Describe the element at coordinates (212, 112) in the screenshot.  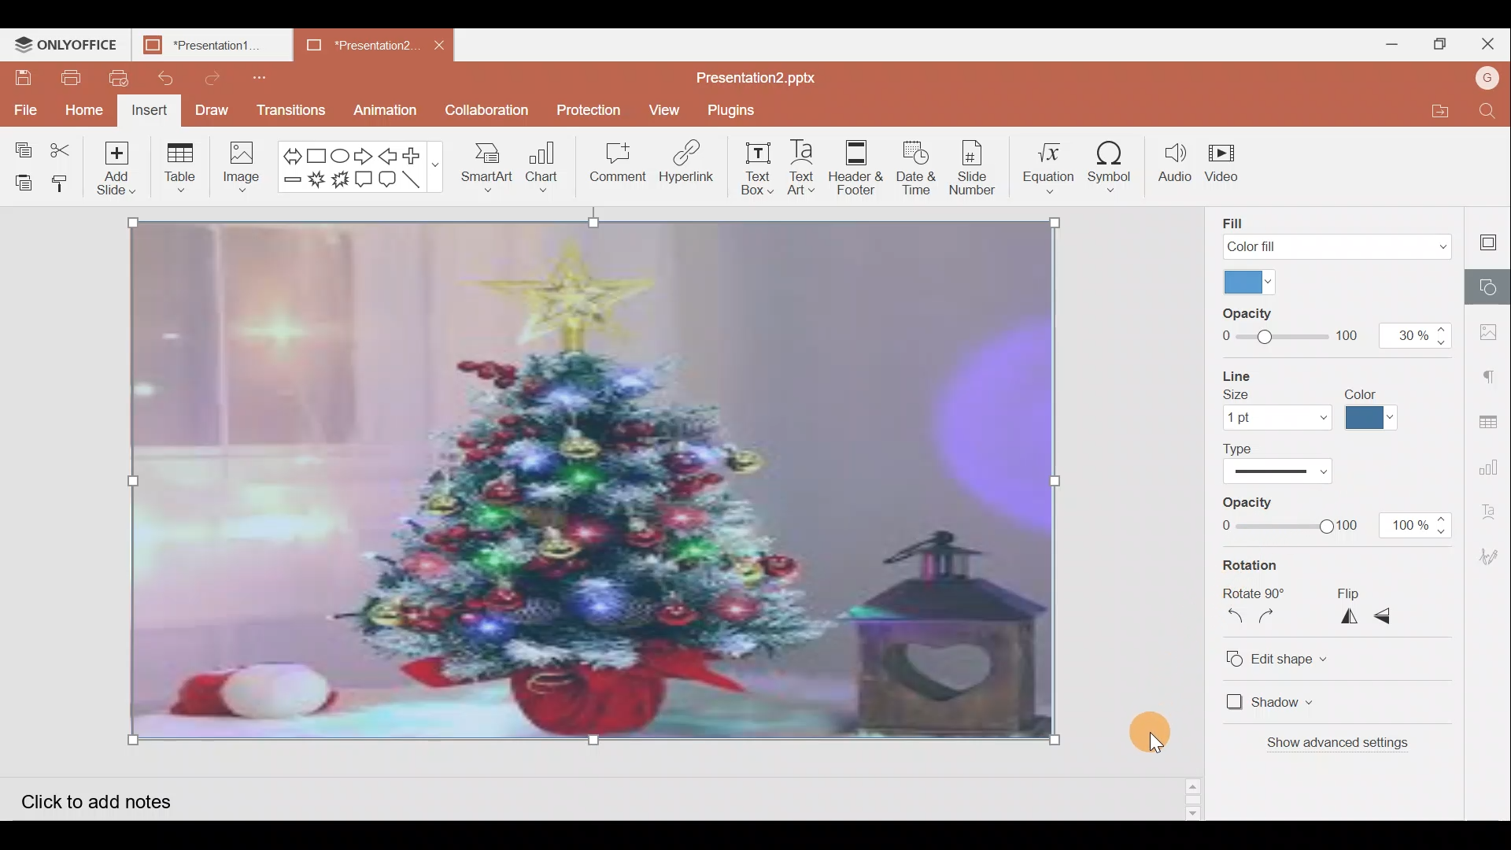
I see `Draw` at that location.